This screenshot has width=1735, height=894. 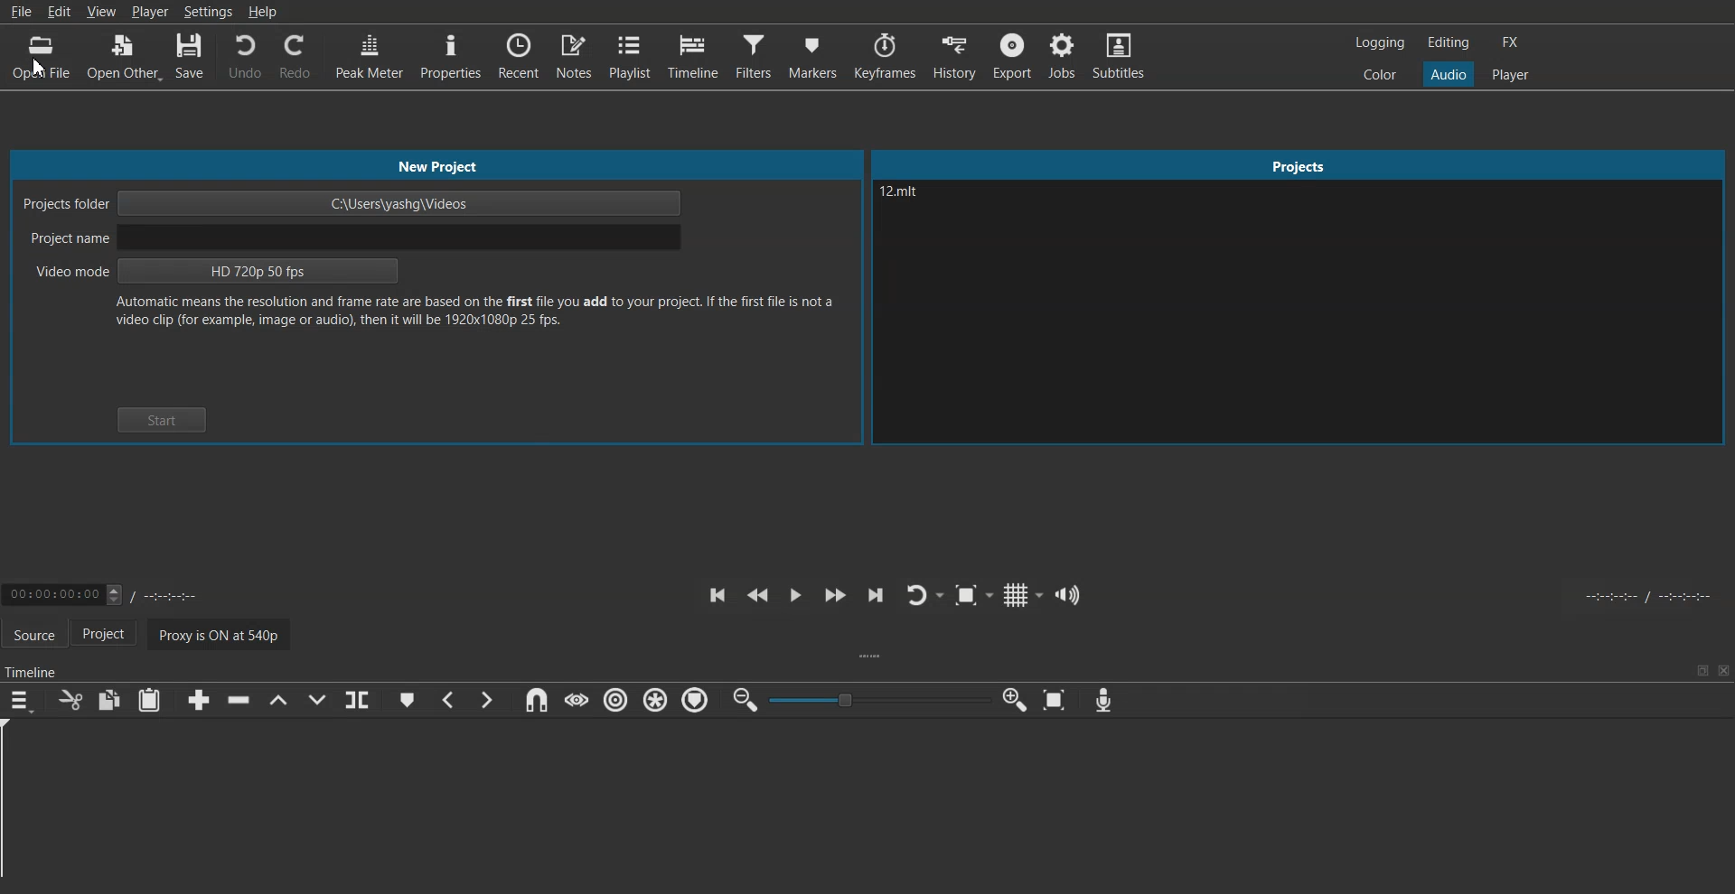 I want to click on Notes, so click(x=576, y=56).